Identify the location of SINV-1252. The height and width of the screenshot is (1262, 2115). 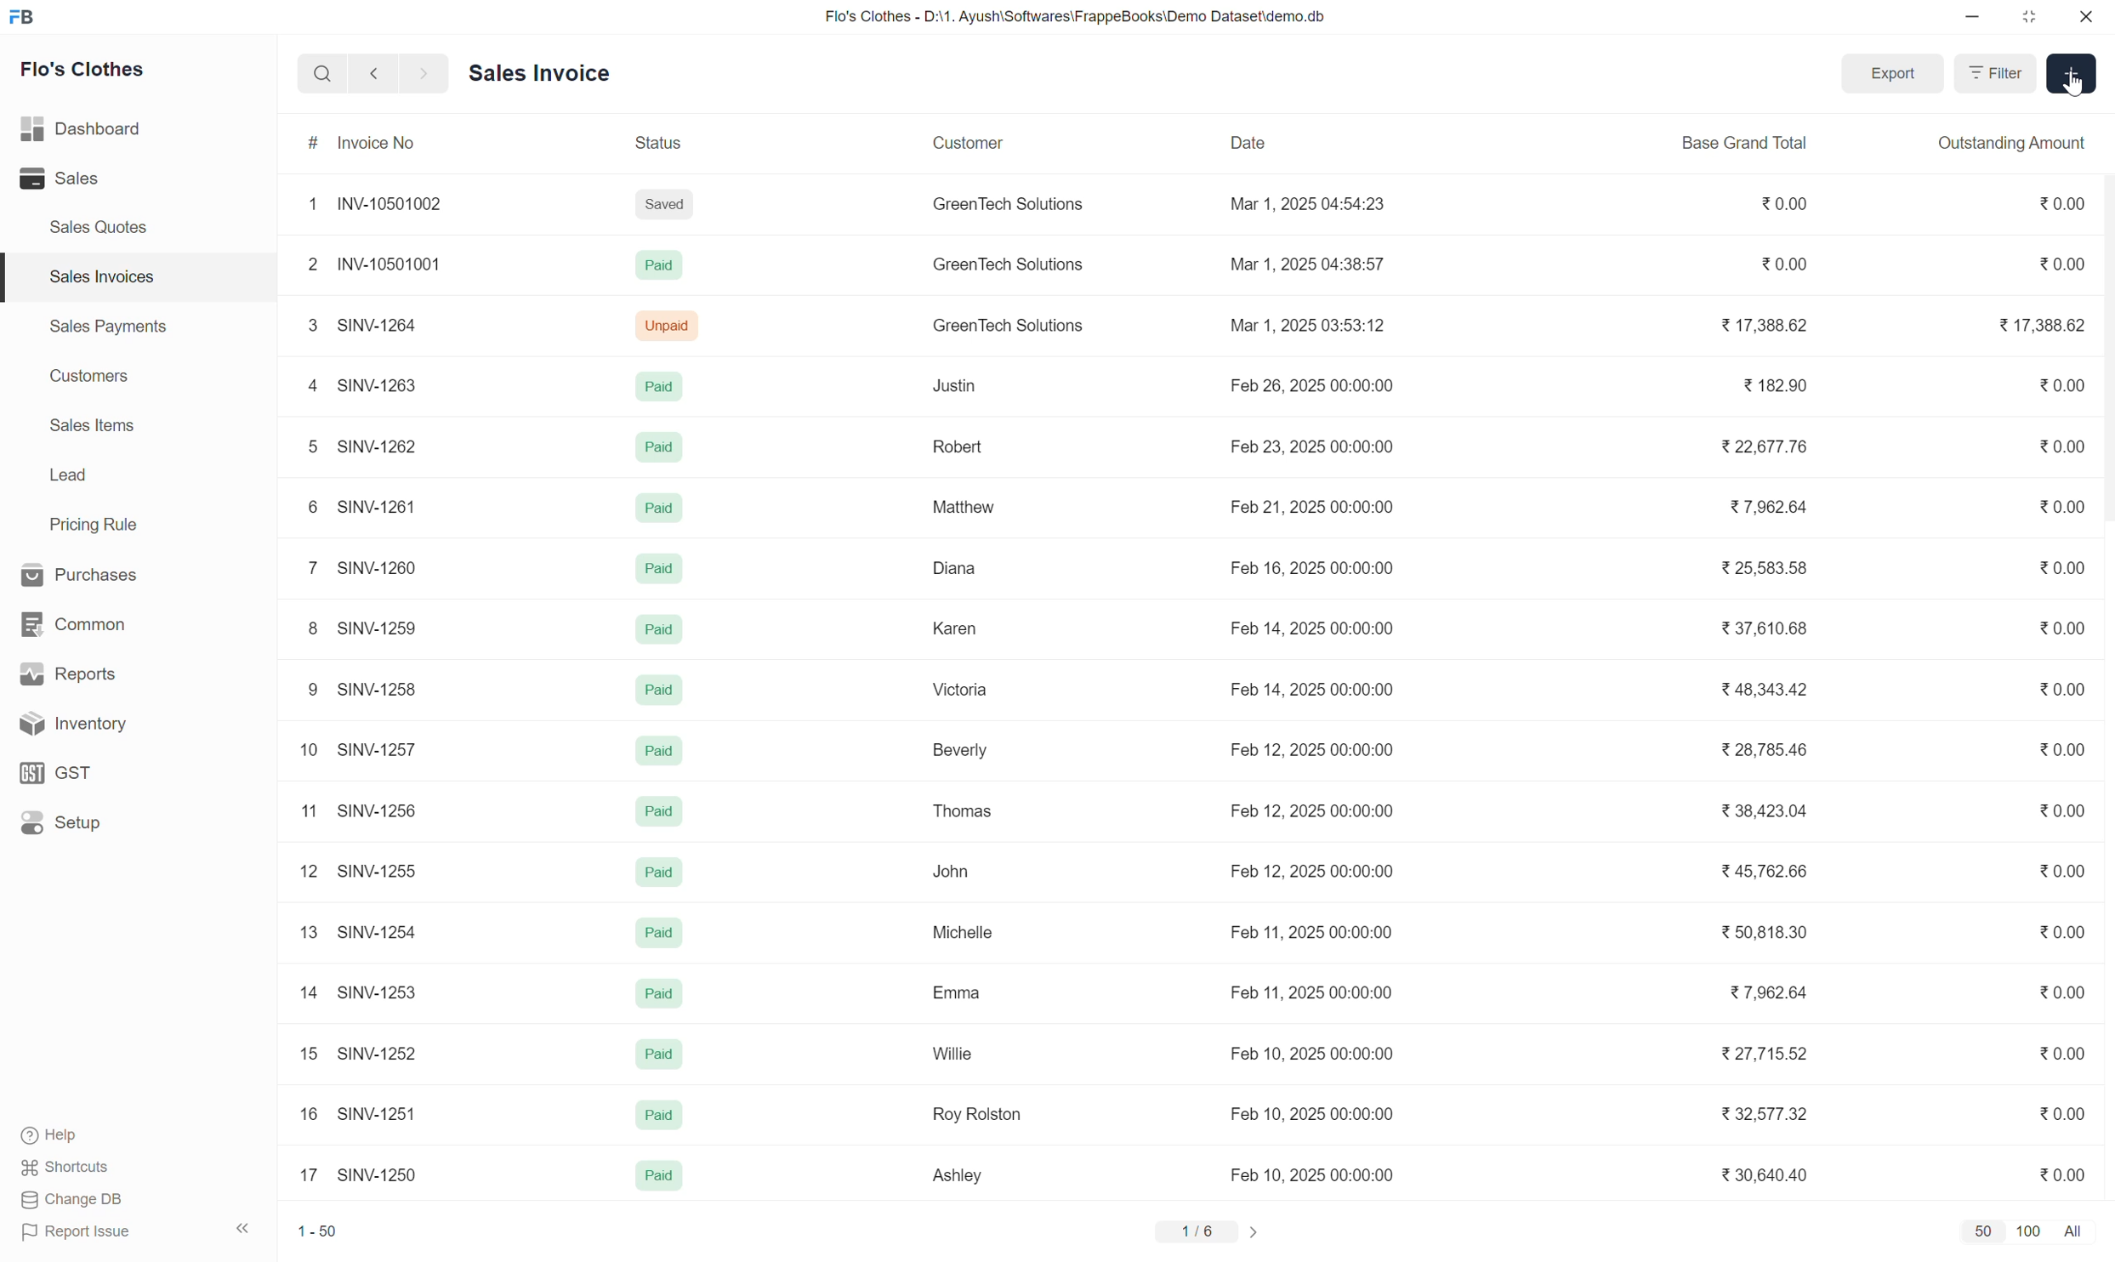
(381, 1055).